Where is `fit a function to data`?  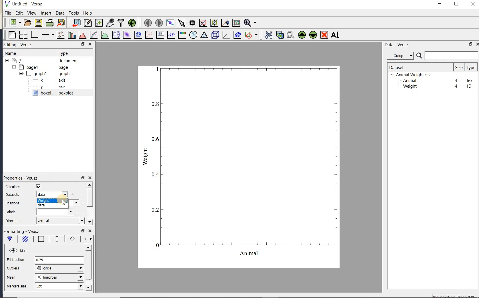 fit a function to data is located at coordinates (93, 35).